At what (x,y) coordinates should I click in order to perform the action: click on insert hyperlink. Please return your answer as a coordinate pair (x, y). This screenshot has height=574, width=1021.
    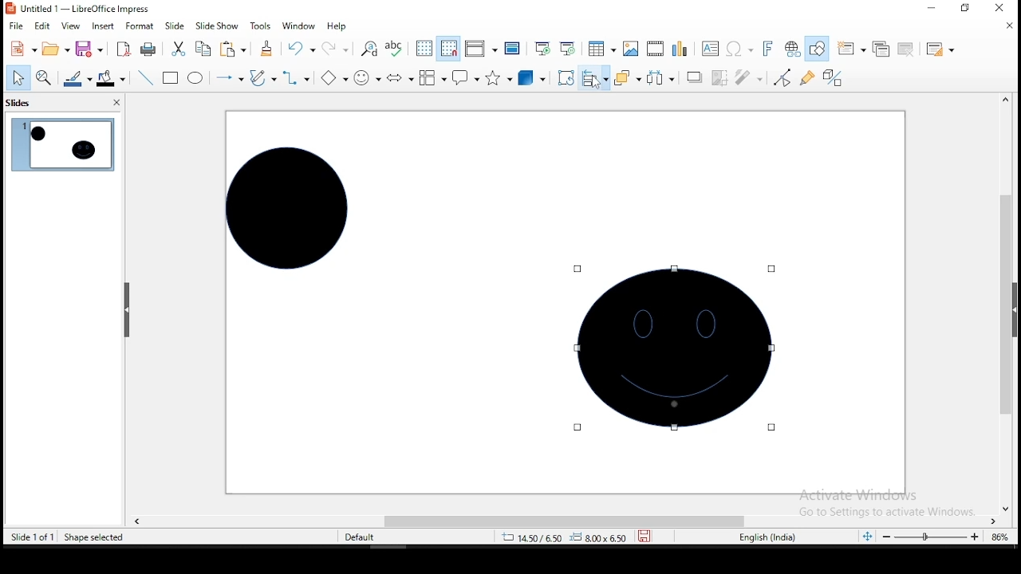
    Looking at the image, I should click on (791, 49).